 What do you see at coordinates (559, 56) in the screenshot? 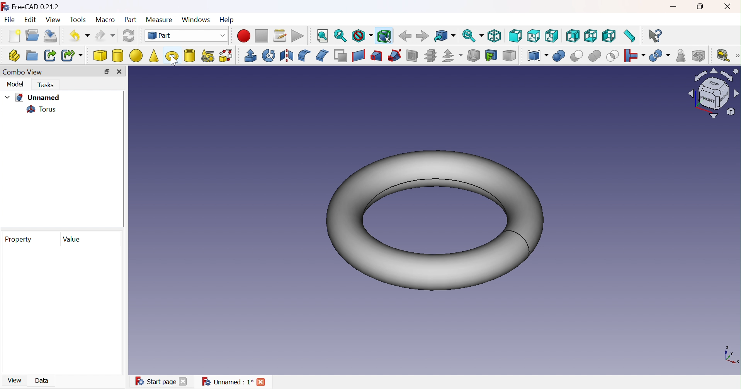
I see `Boolean` at bounding box center [559, 56].